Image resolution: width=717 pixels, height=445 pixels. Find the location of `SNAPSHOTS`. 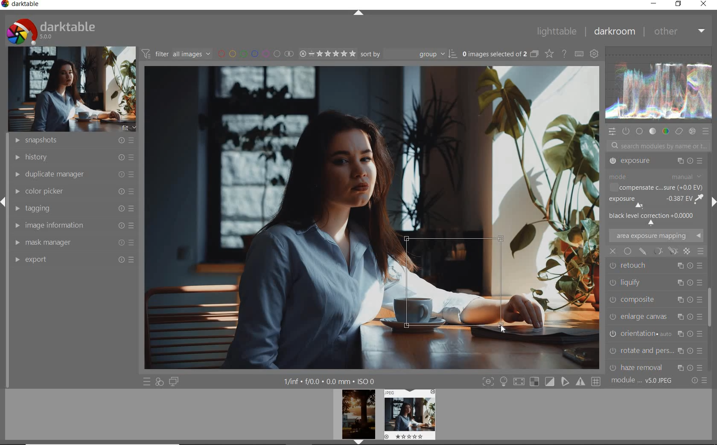

SNAPSHOTS is located at coordinates (75, 140).